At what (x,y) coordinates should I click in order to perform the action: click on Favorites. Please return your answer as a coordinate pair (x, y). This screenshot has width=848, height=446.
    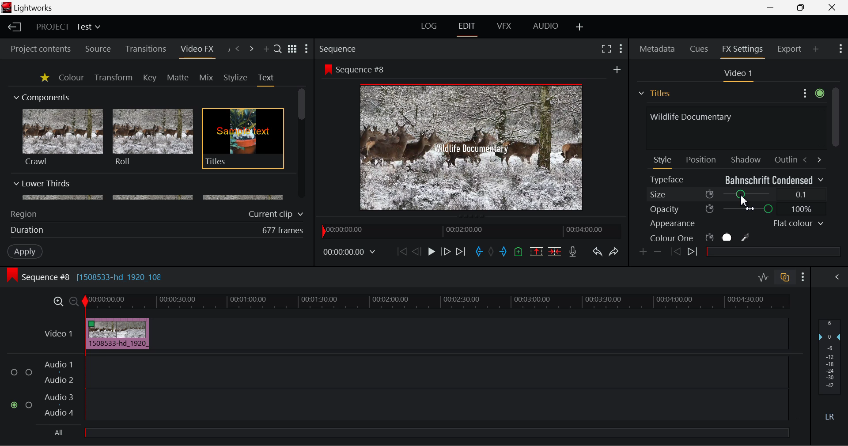
    Looking at the image, I should click on (45, 78).